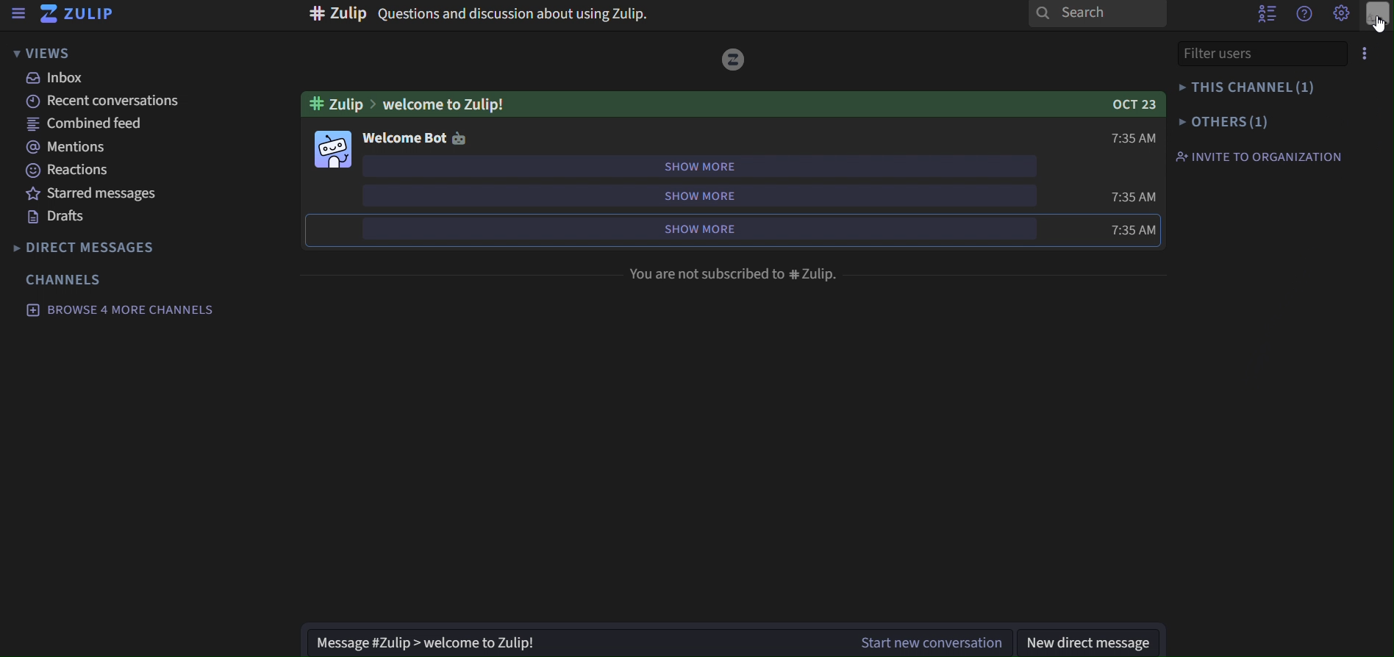 This screenshot has height=657, width=1394. What do you see at coordinates (112, 170) in the screenshot?
I see `reactions` at bounding box center [112, 170].